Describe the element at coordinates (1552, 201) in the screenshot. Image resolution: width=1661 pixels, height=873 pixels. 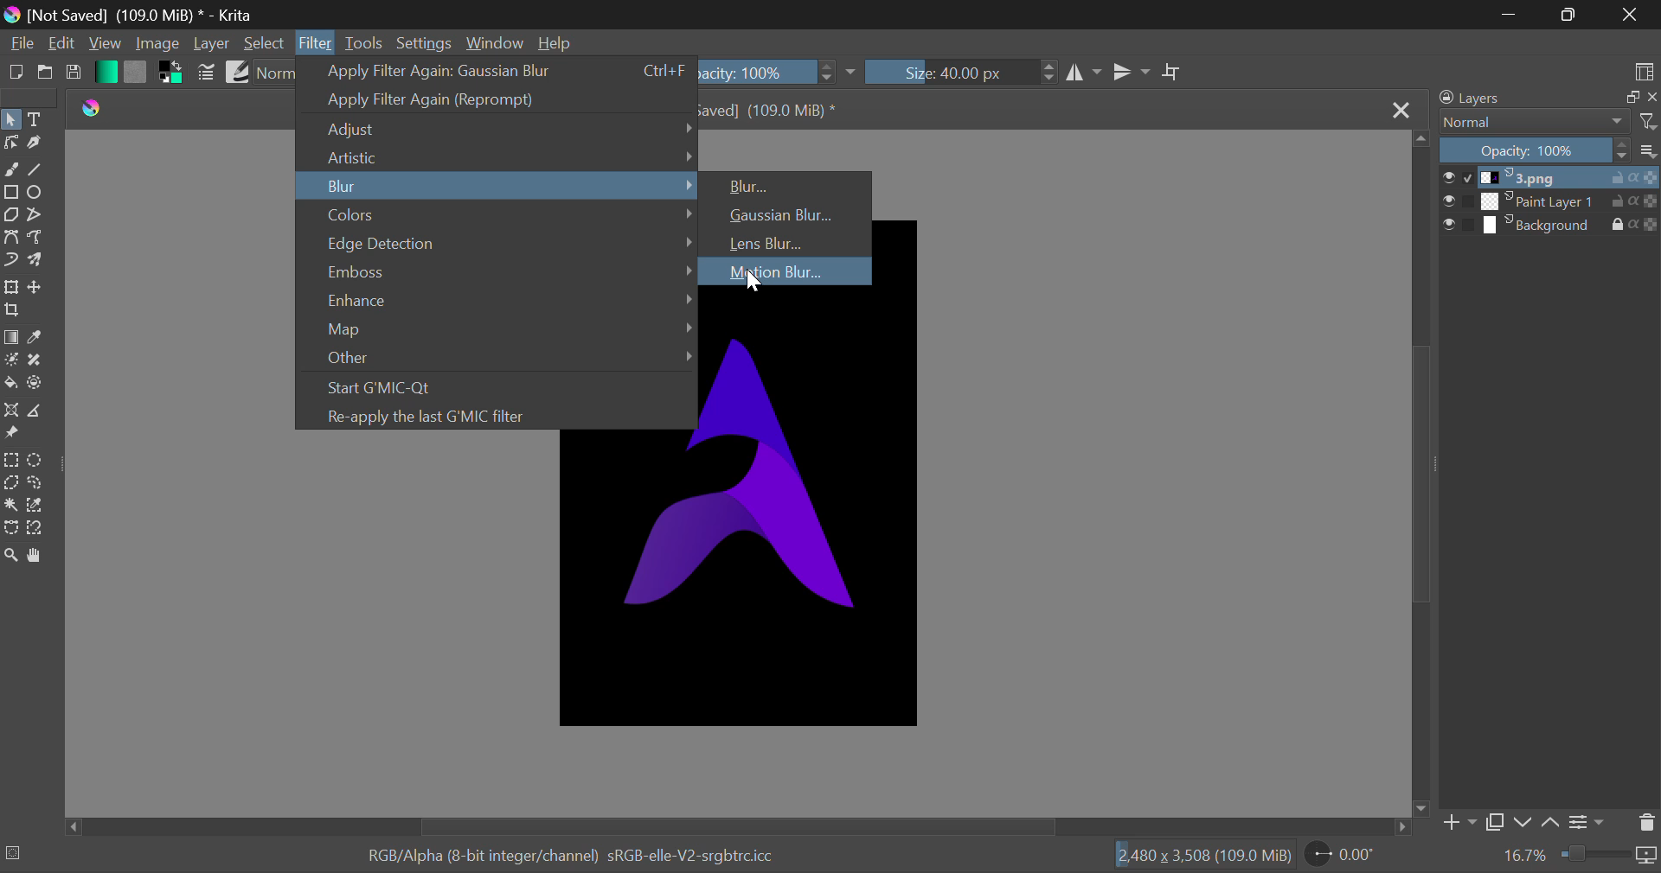
I see `Paint Layer 1` at that location.